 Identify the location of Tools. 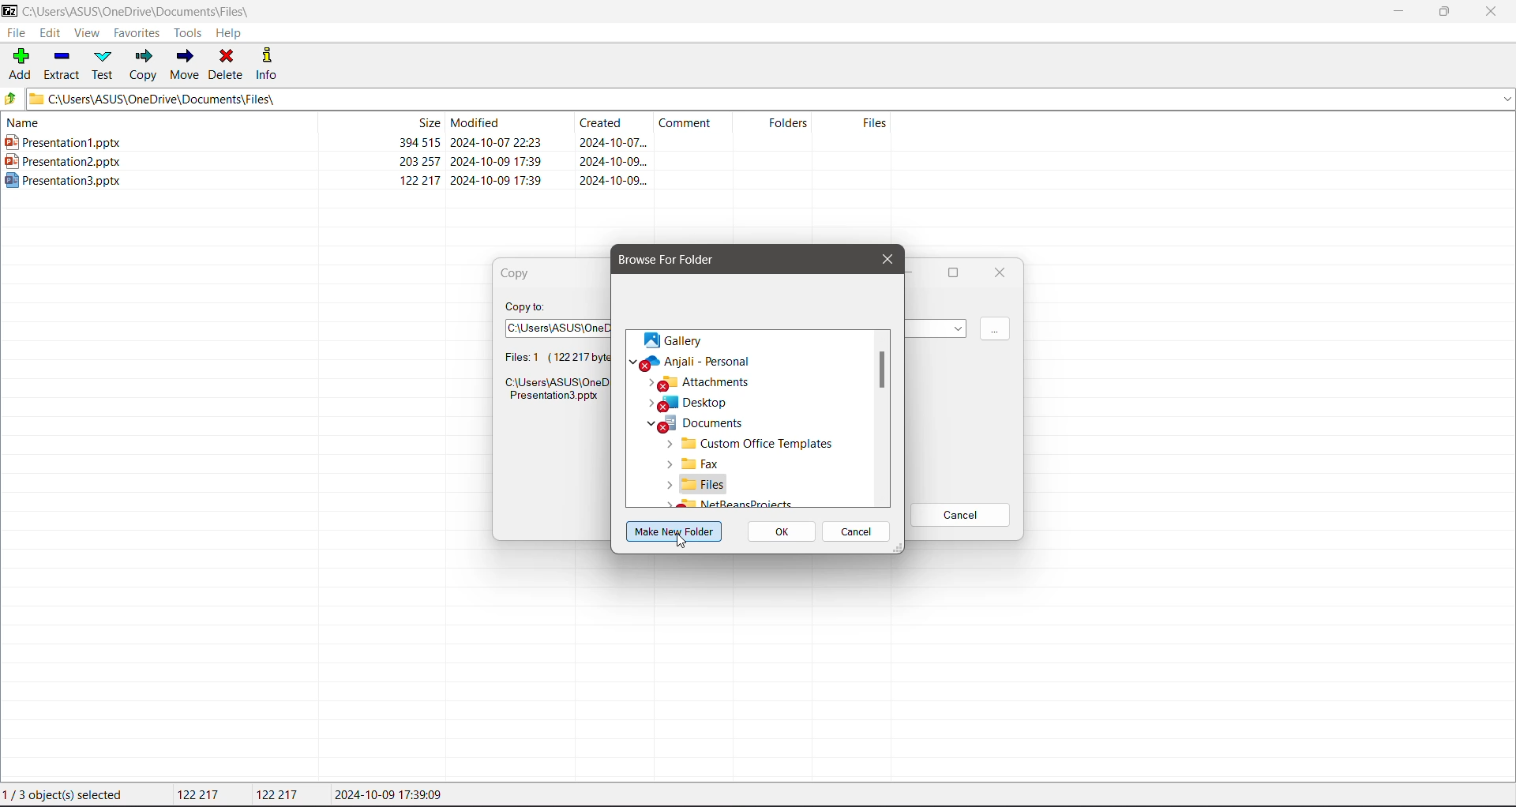
(186, 33).